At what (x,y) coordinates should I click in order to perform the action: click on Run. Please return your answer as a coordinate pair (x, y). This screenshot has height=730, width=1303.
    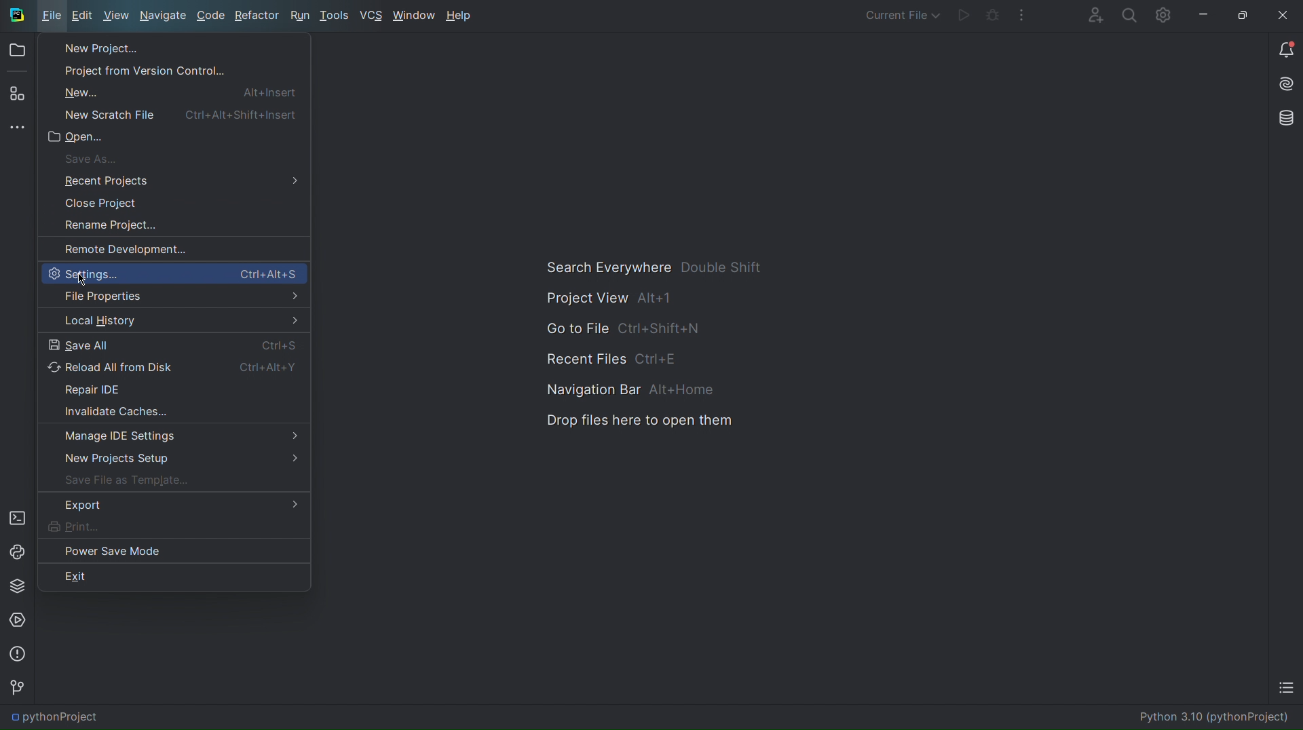
    Looking at the image, I should click on (300, 15).